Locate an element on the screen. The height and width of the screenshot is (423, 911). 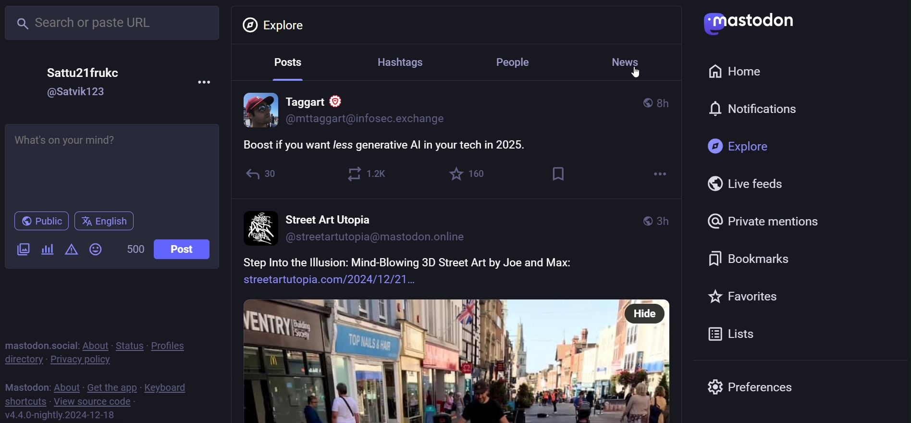
Step Into the Illusion: Mind-Blowing 3D Street Art by Joe and Max:
streetartutopia.com/2024/12/21... is located at coordinates (413, 271).